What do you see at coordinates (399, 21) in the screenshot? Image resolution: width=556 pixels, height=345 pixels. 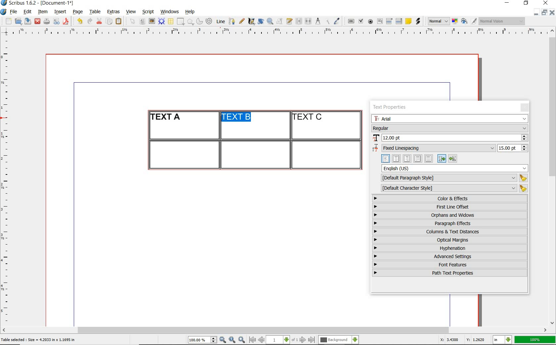 I see `pdf list box` at bounding box center [399, 21].